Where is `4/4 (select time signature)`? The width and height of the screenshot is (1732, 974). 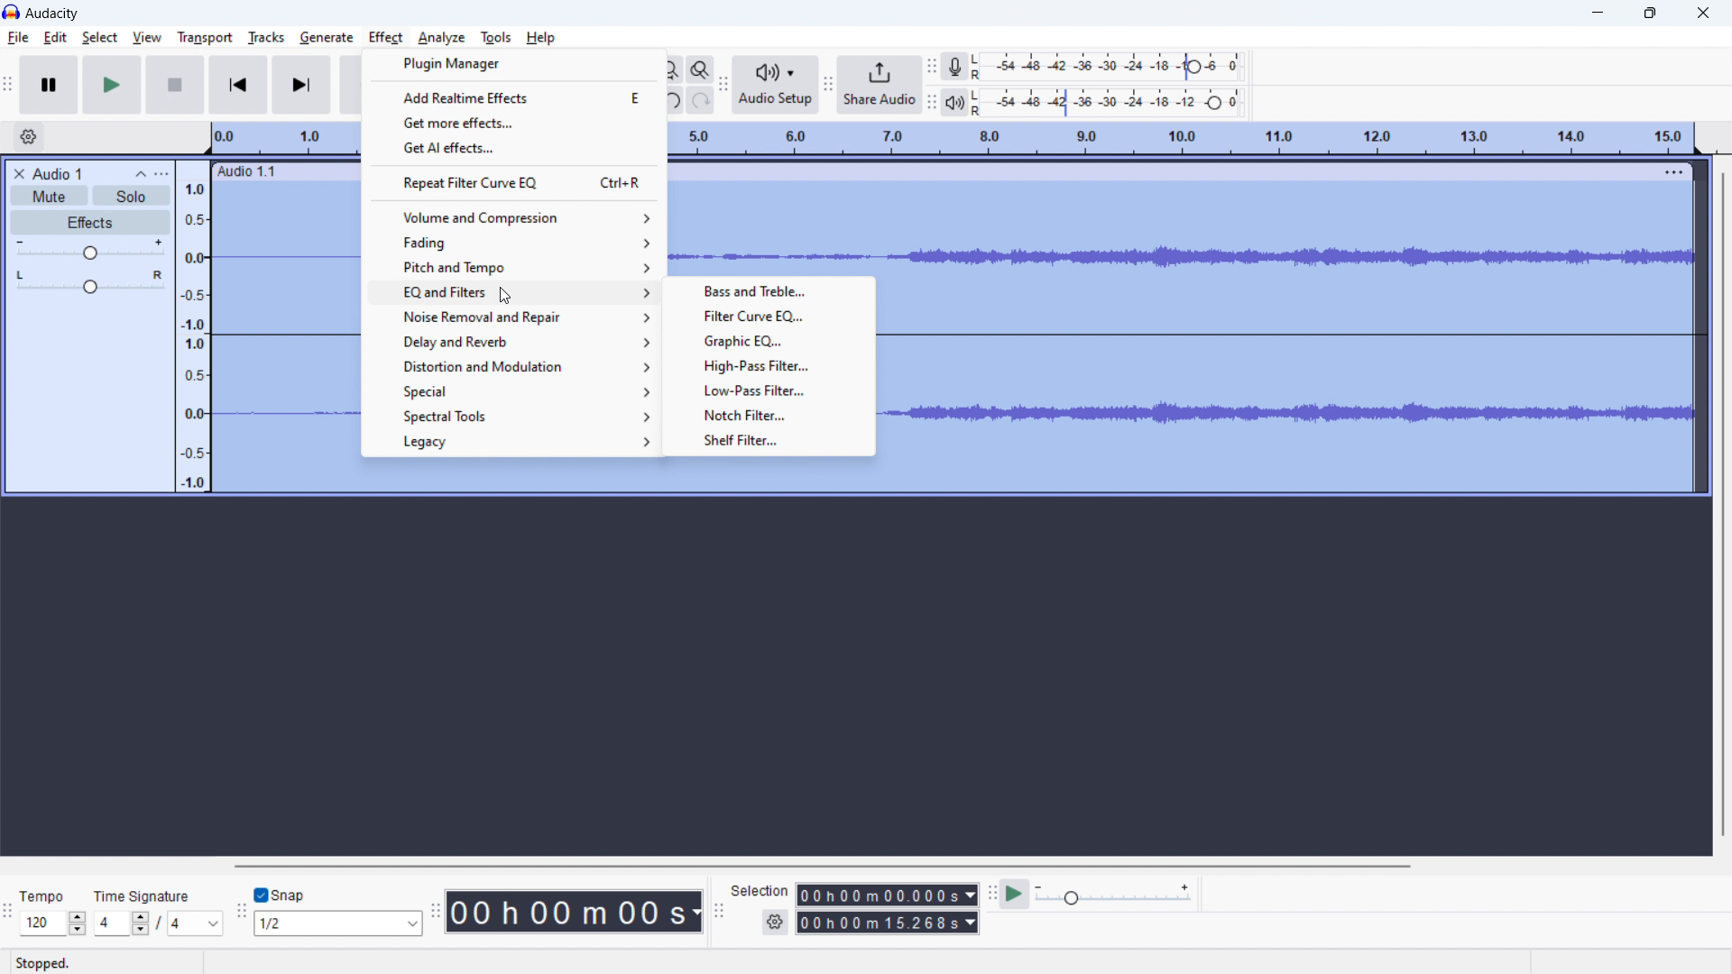
4/4 (select time signature) is located at coordinates (158, 923).